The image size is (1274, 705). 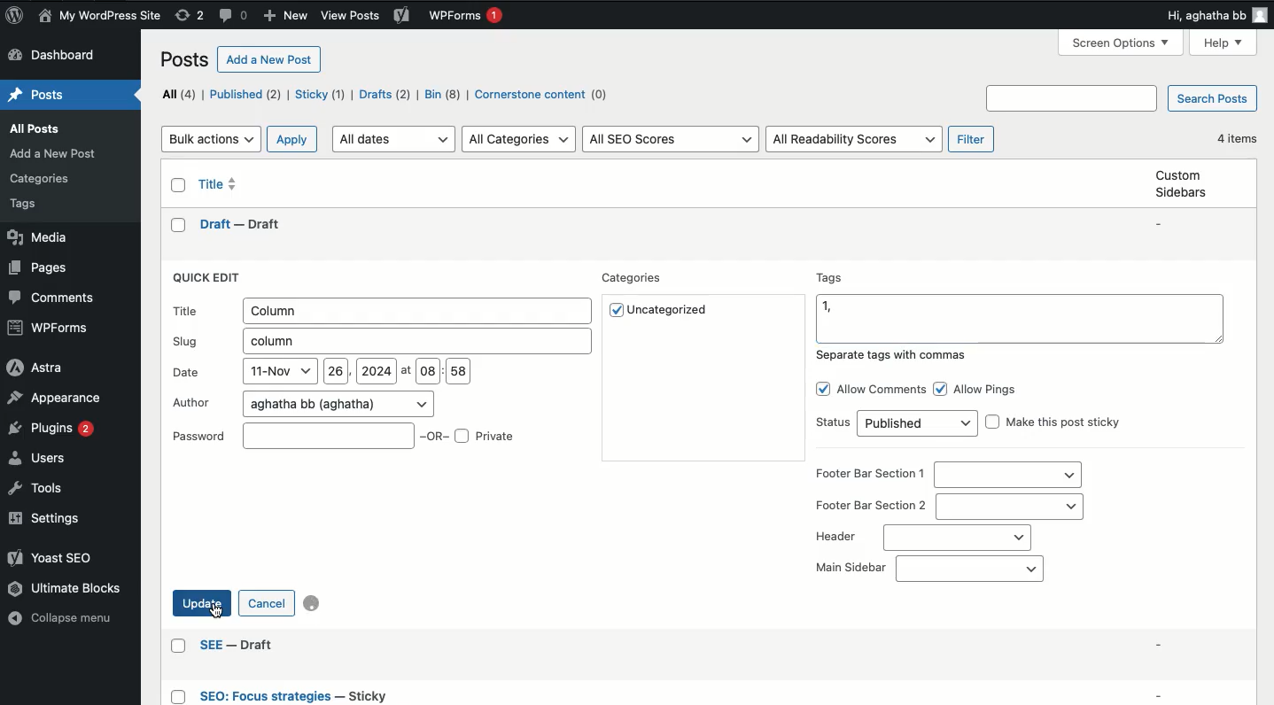 What do you see at coordinates (947, 476) in the screenshot?
I see `Footer bar section 1` at bounding box center [947, 476].